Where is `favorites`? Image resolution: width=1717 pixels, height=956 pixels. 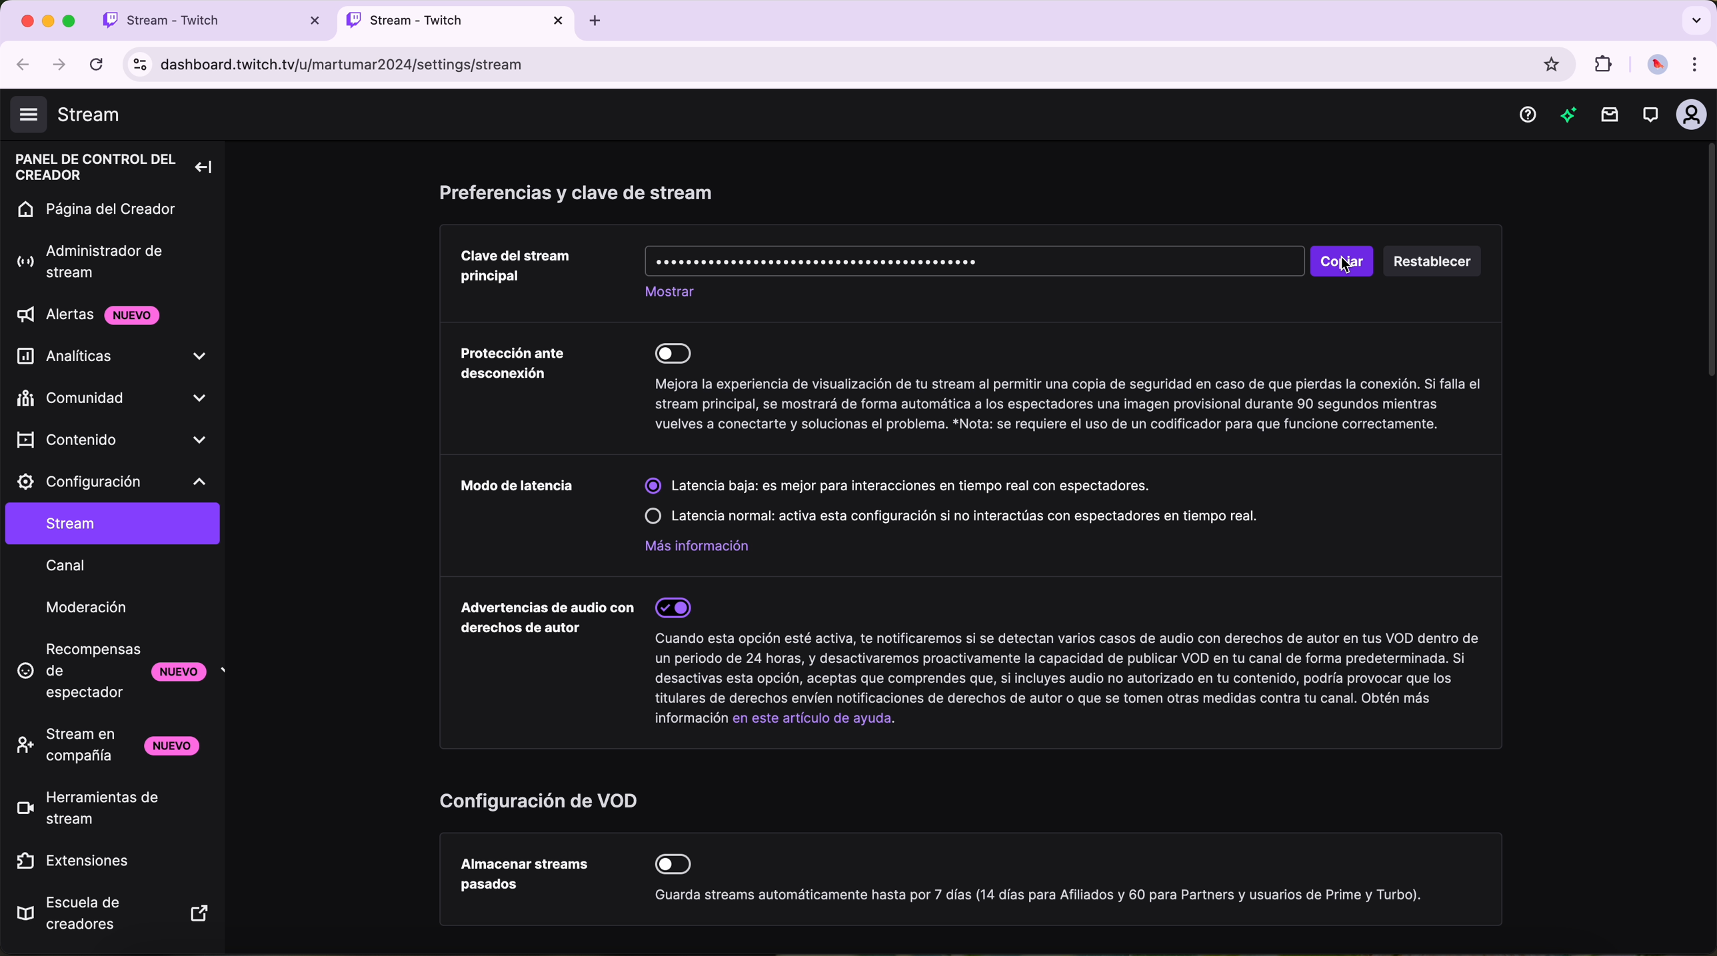 favorites is located at coordinates (1550, 64).